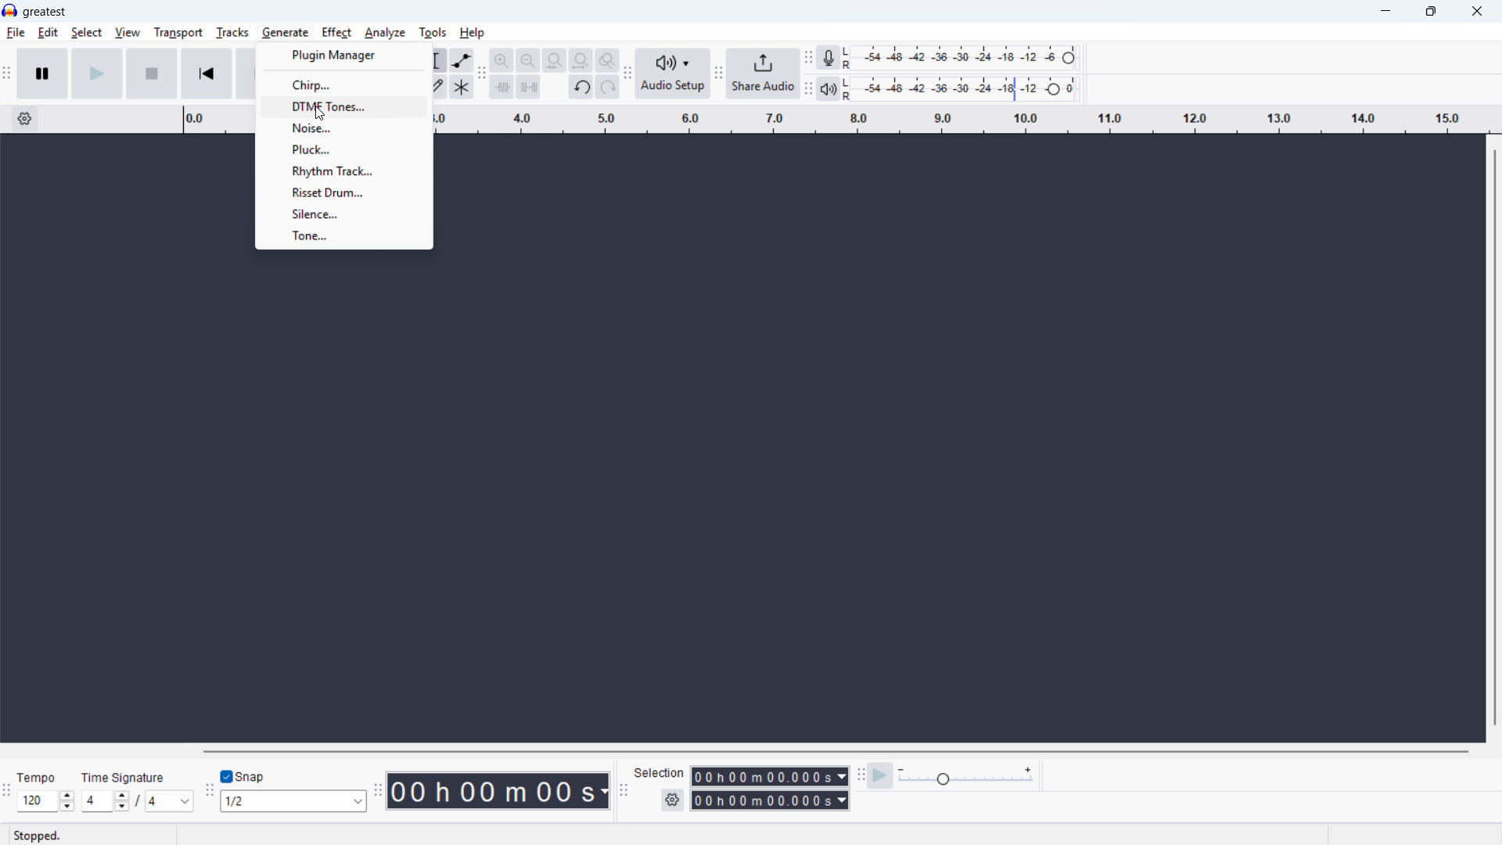  What do you see at coordinates (674, 74) in the screenshot?
I see `audio setup` at bounding box center [674, 74].